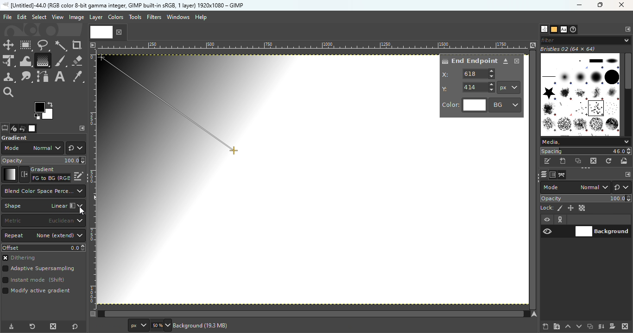 The width and height of the screenshot is (633, 333). What do you see at coordinates (4, 129) in the screenshot?
I see `Open the tools option dialog` at bounding box center [4, 129].